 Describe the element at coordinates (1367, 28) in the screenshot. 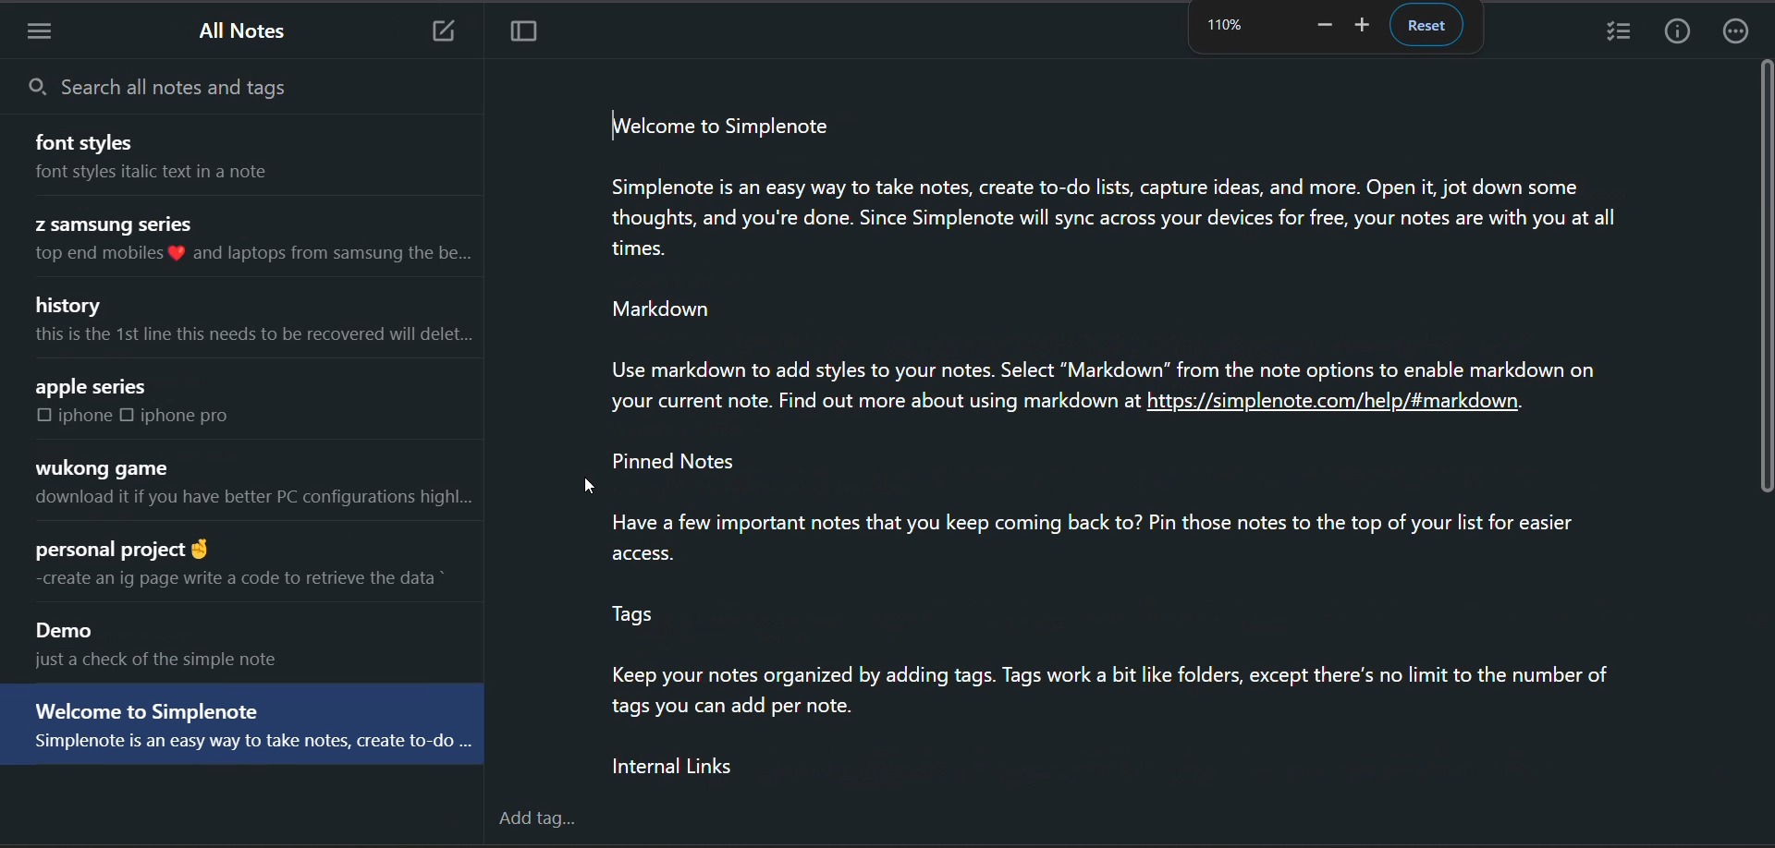

I see `zoom in` at that location.